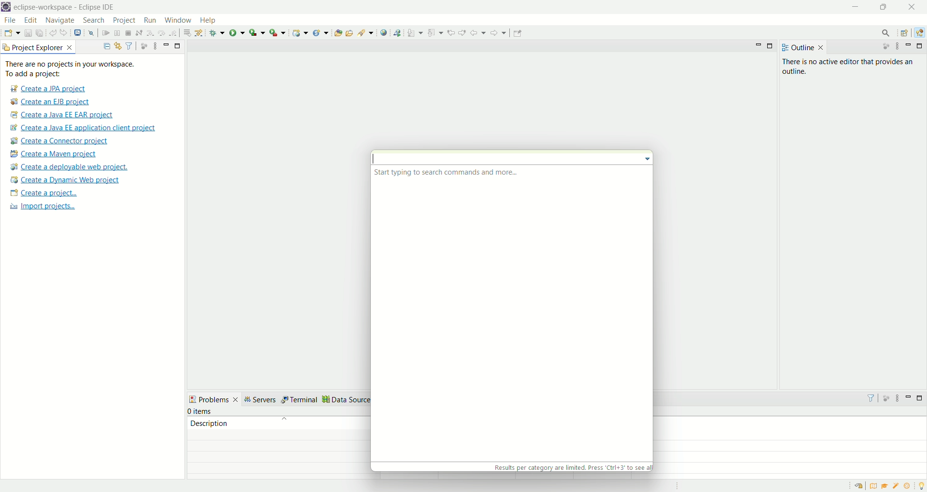 The width and height of the screenshot is (927, 492). Describe the element at coordinates (215, 398) in the screenshot. I see `problems` at that location.